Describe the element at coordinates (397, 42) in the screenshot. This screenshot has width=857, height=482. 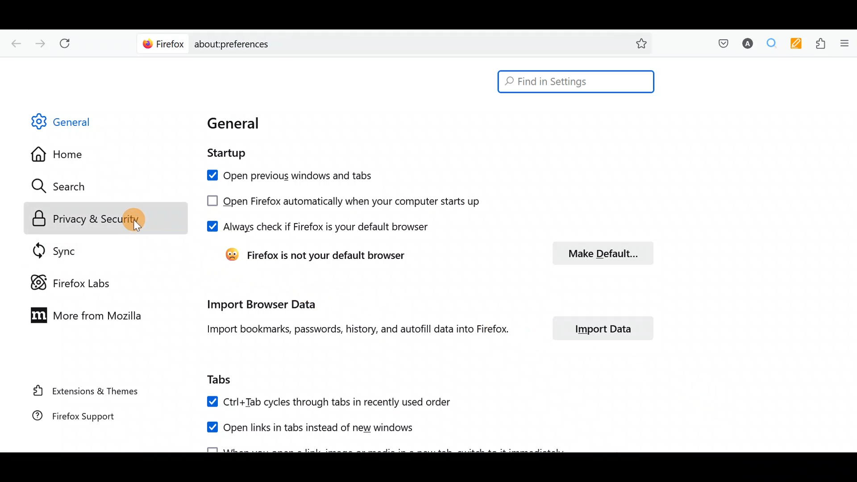
I see `Search bar` at that location.